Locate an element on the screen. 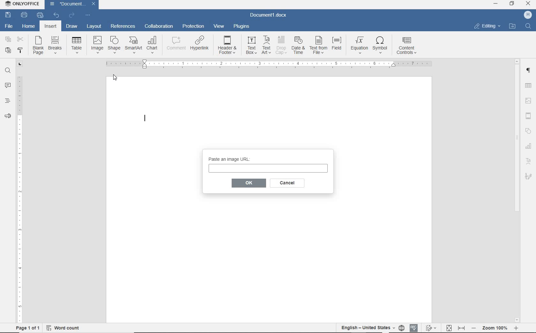 The image size is (536, 333). shape is located at coordinates (114, 44).